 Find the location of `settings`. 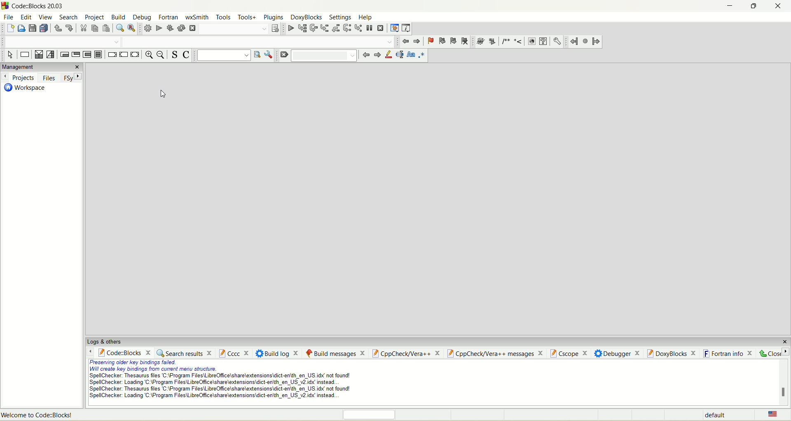

settings is located at coordinates (557, 42).